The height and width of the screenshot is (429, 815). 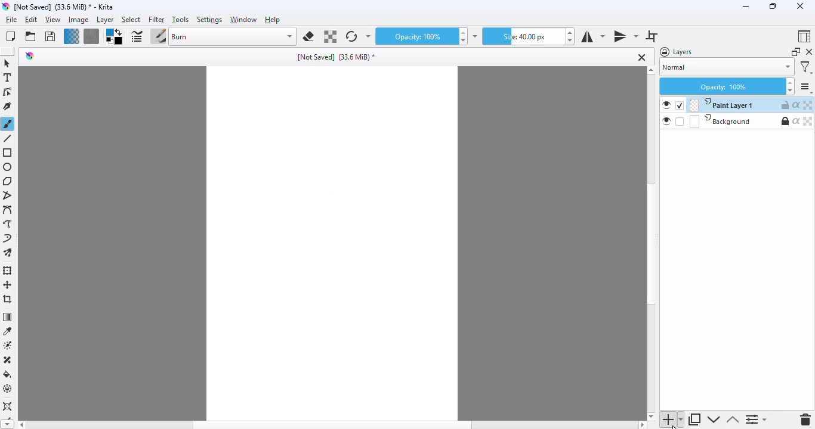 I want to click on filter, so click(x=156, y=20).